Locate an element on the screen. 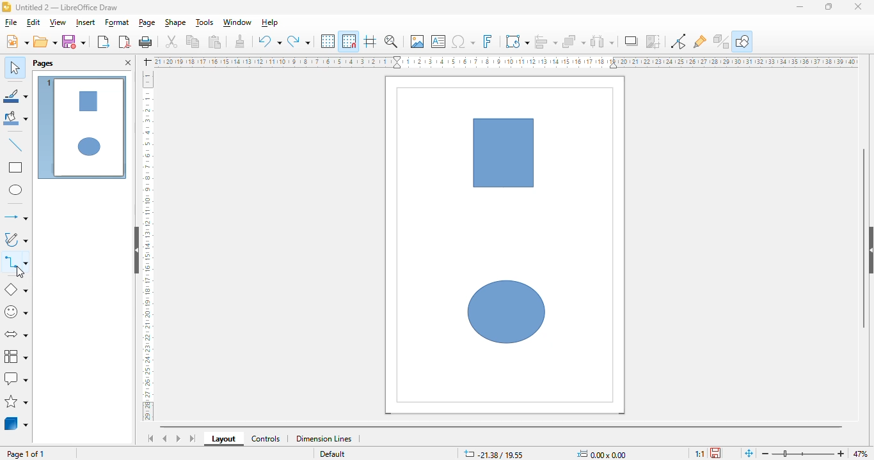  the document has been modified is located at coordinates (717, 452).